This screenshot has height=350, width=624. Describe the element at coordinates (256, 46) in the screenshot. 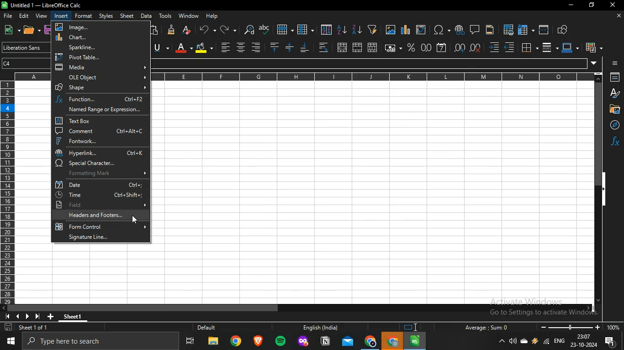

I see `align left` at that location.